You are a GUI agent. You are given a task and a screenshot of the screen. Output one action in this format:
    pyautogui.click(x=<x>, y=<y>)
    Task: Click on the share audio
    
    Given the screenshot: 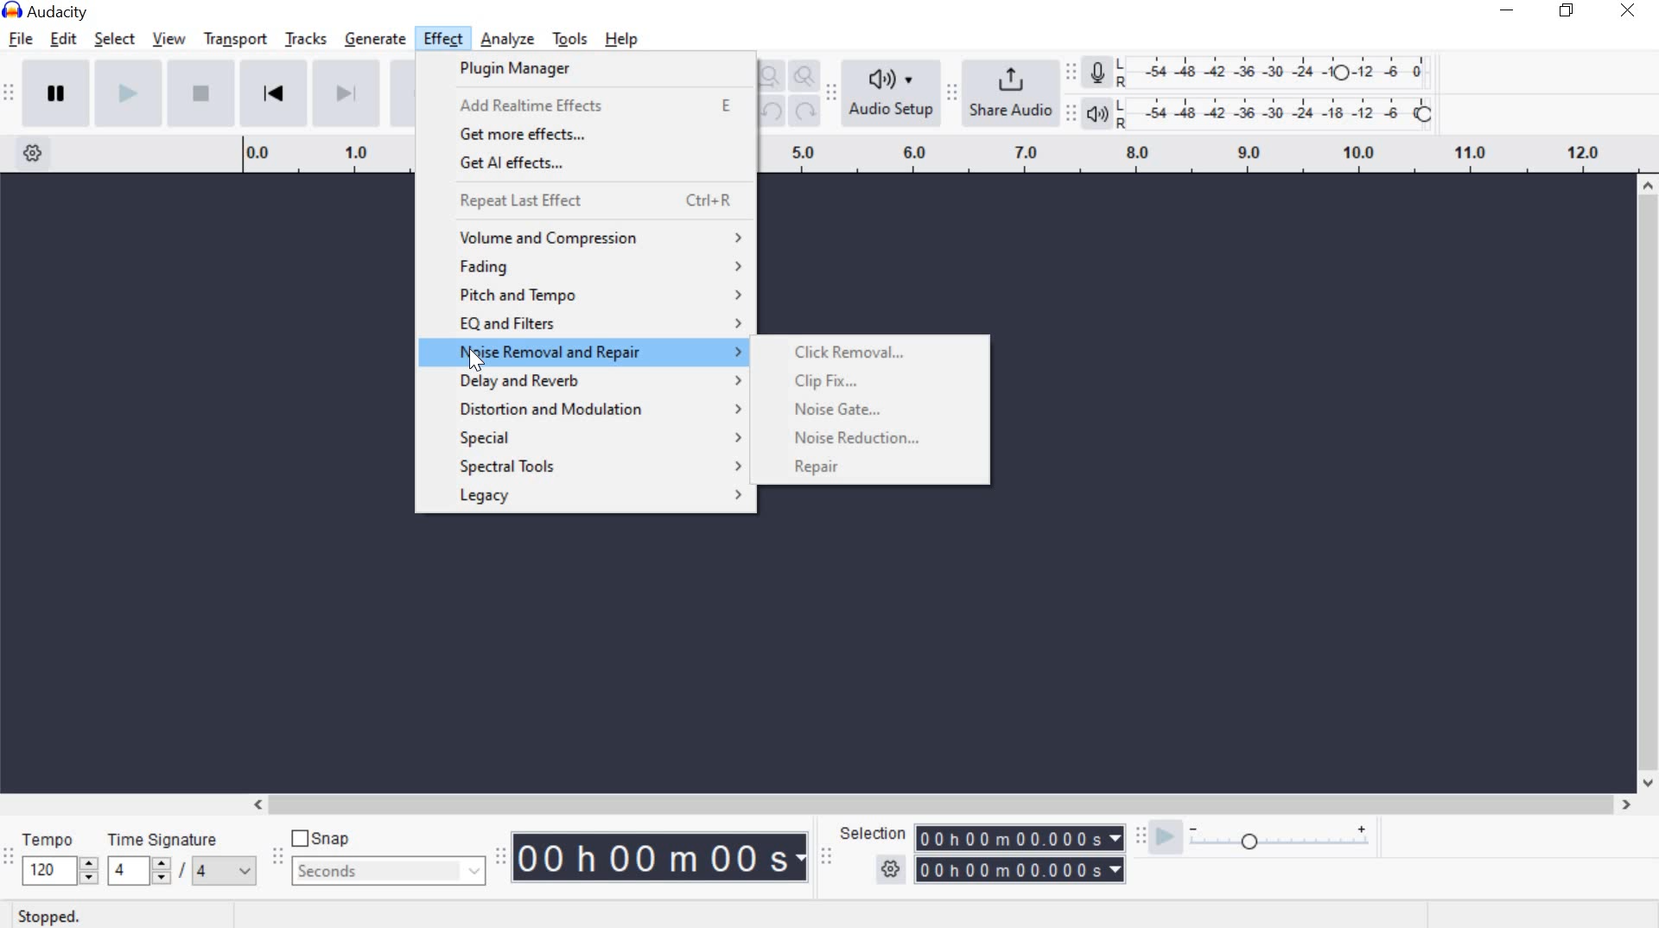 What is the action you would take?
    pyautogui.click(x=1010, y=88)
    